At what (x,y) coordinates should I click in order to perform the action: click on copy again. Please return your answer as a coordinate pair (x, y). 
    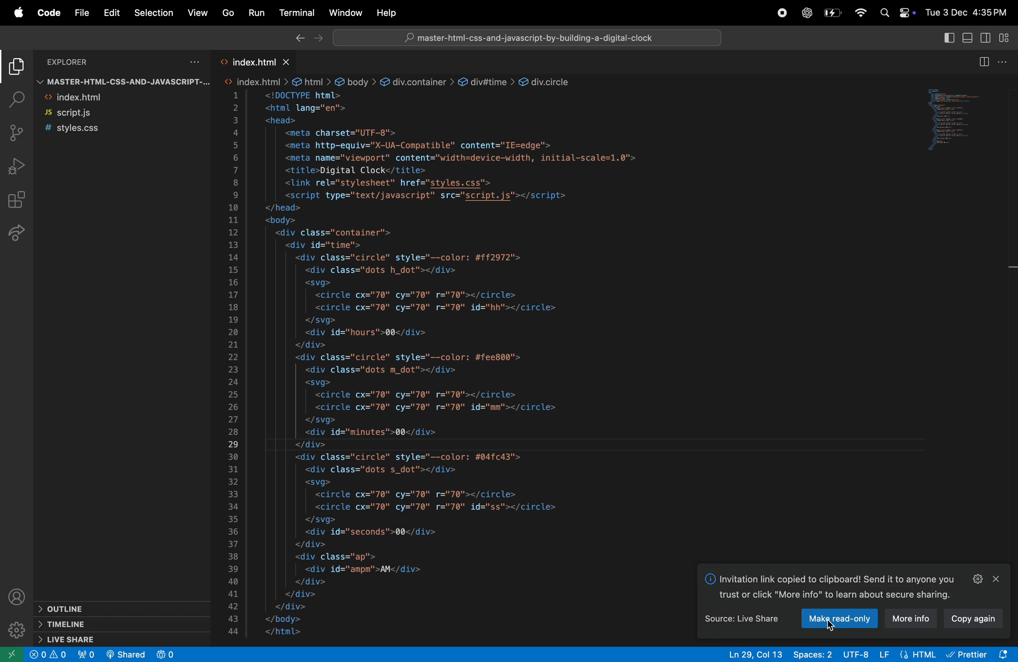
    Looking at the image, I should click on (981, 621).